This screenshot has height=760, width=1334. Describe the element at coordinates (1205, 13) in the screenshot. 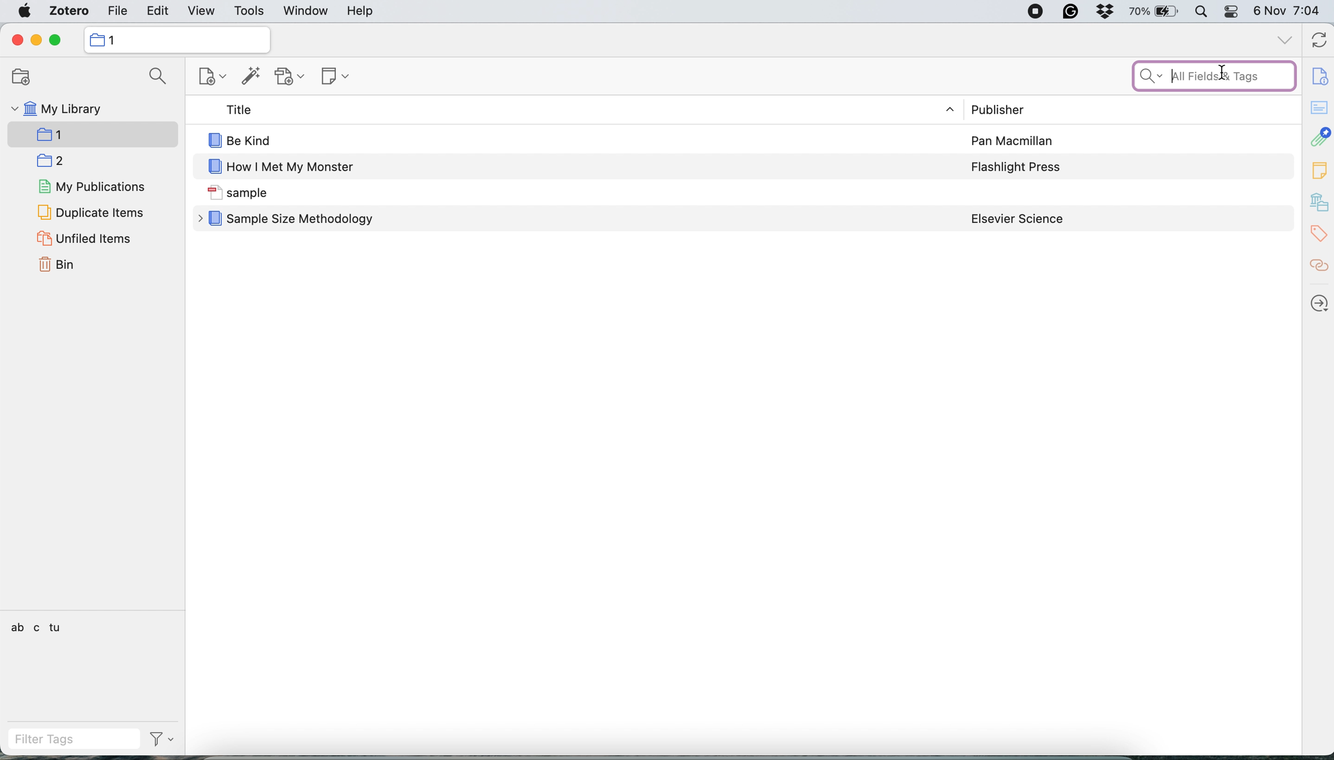

I see `spotlight search` at that location.